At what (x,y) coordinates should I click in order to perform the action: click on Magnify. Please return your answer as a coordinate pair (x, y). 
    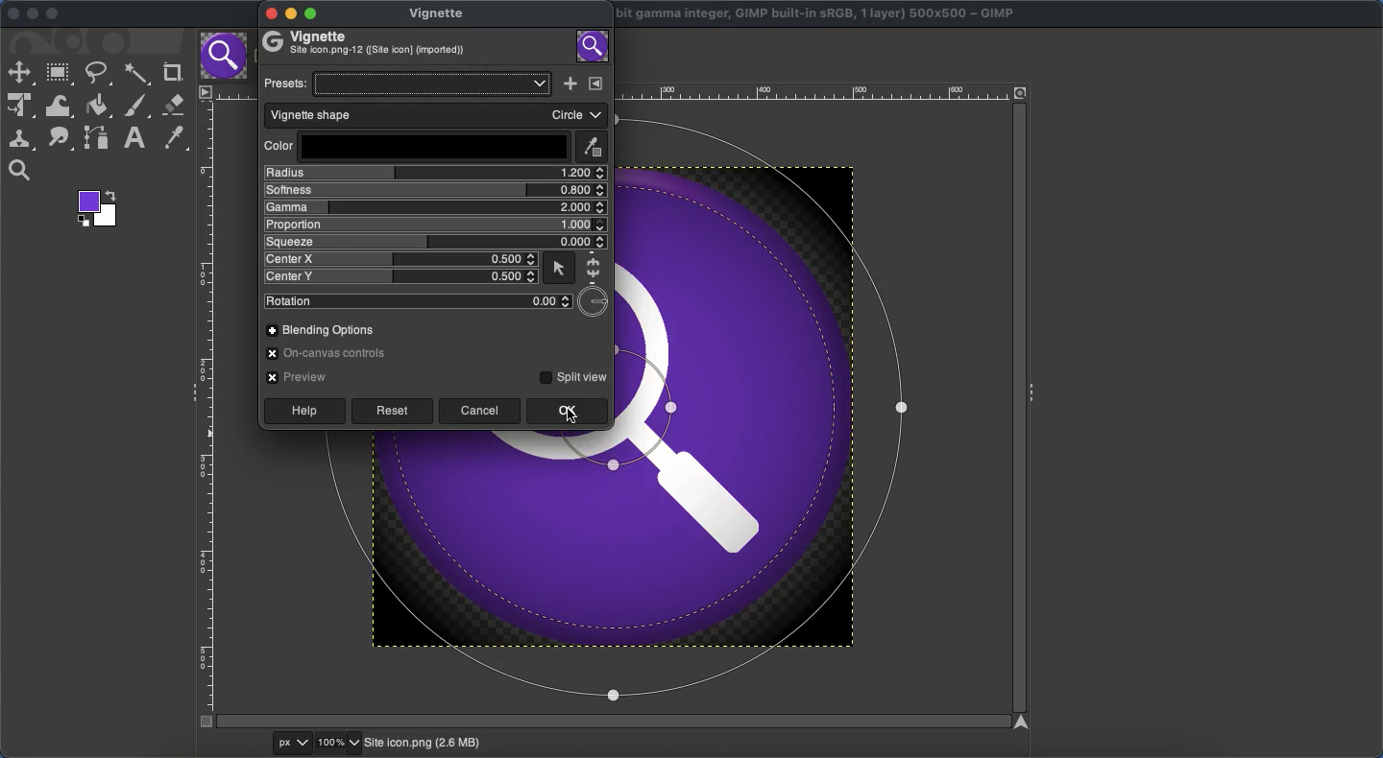
    Looking at the image, I should click on (20, 171).